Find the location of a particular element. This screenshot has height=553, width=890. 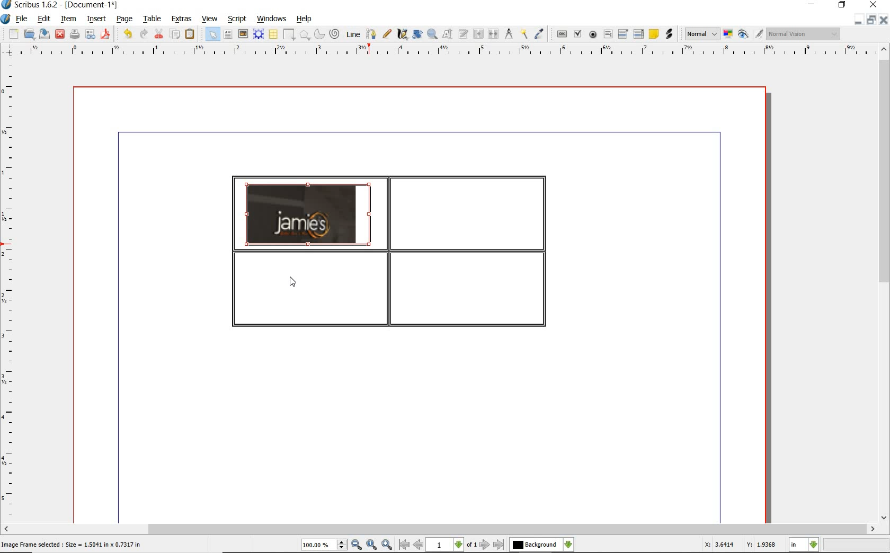

image preview quality is located at coordinates (701, 33).